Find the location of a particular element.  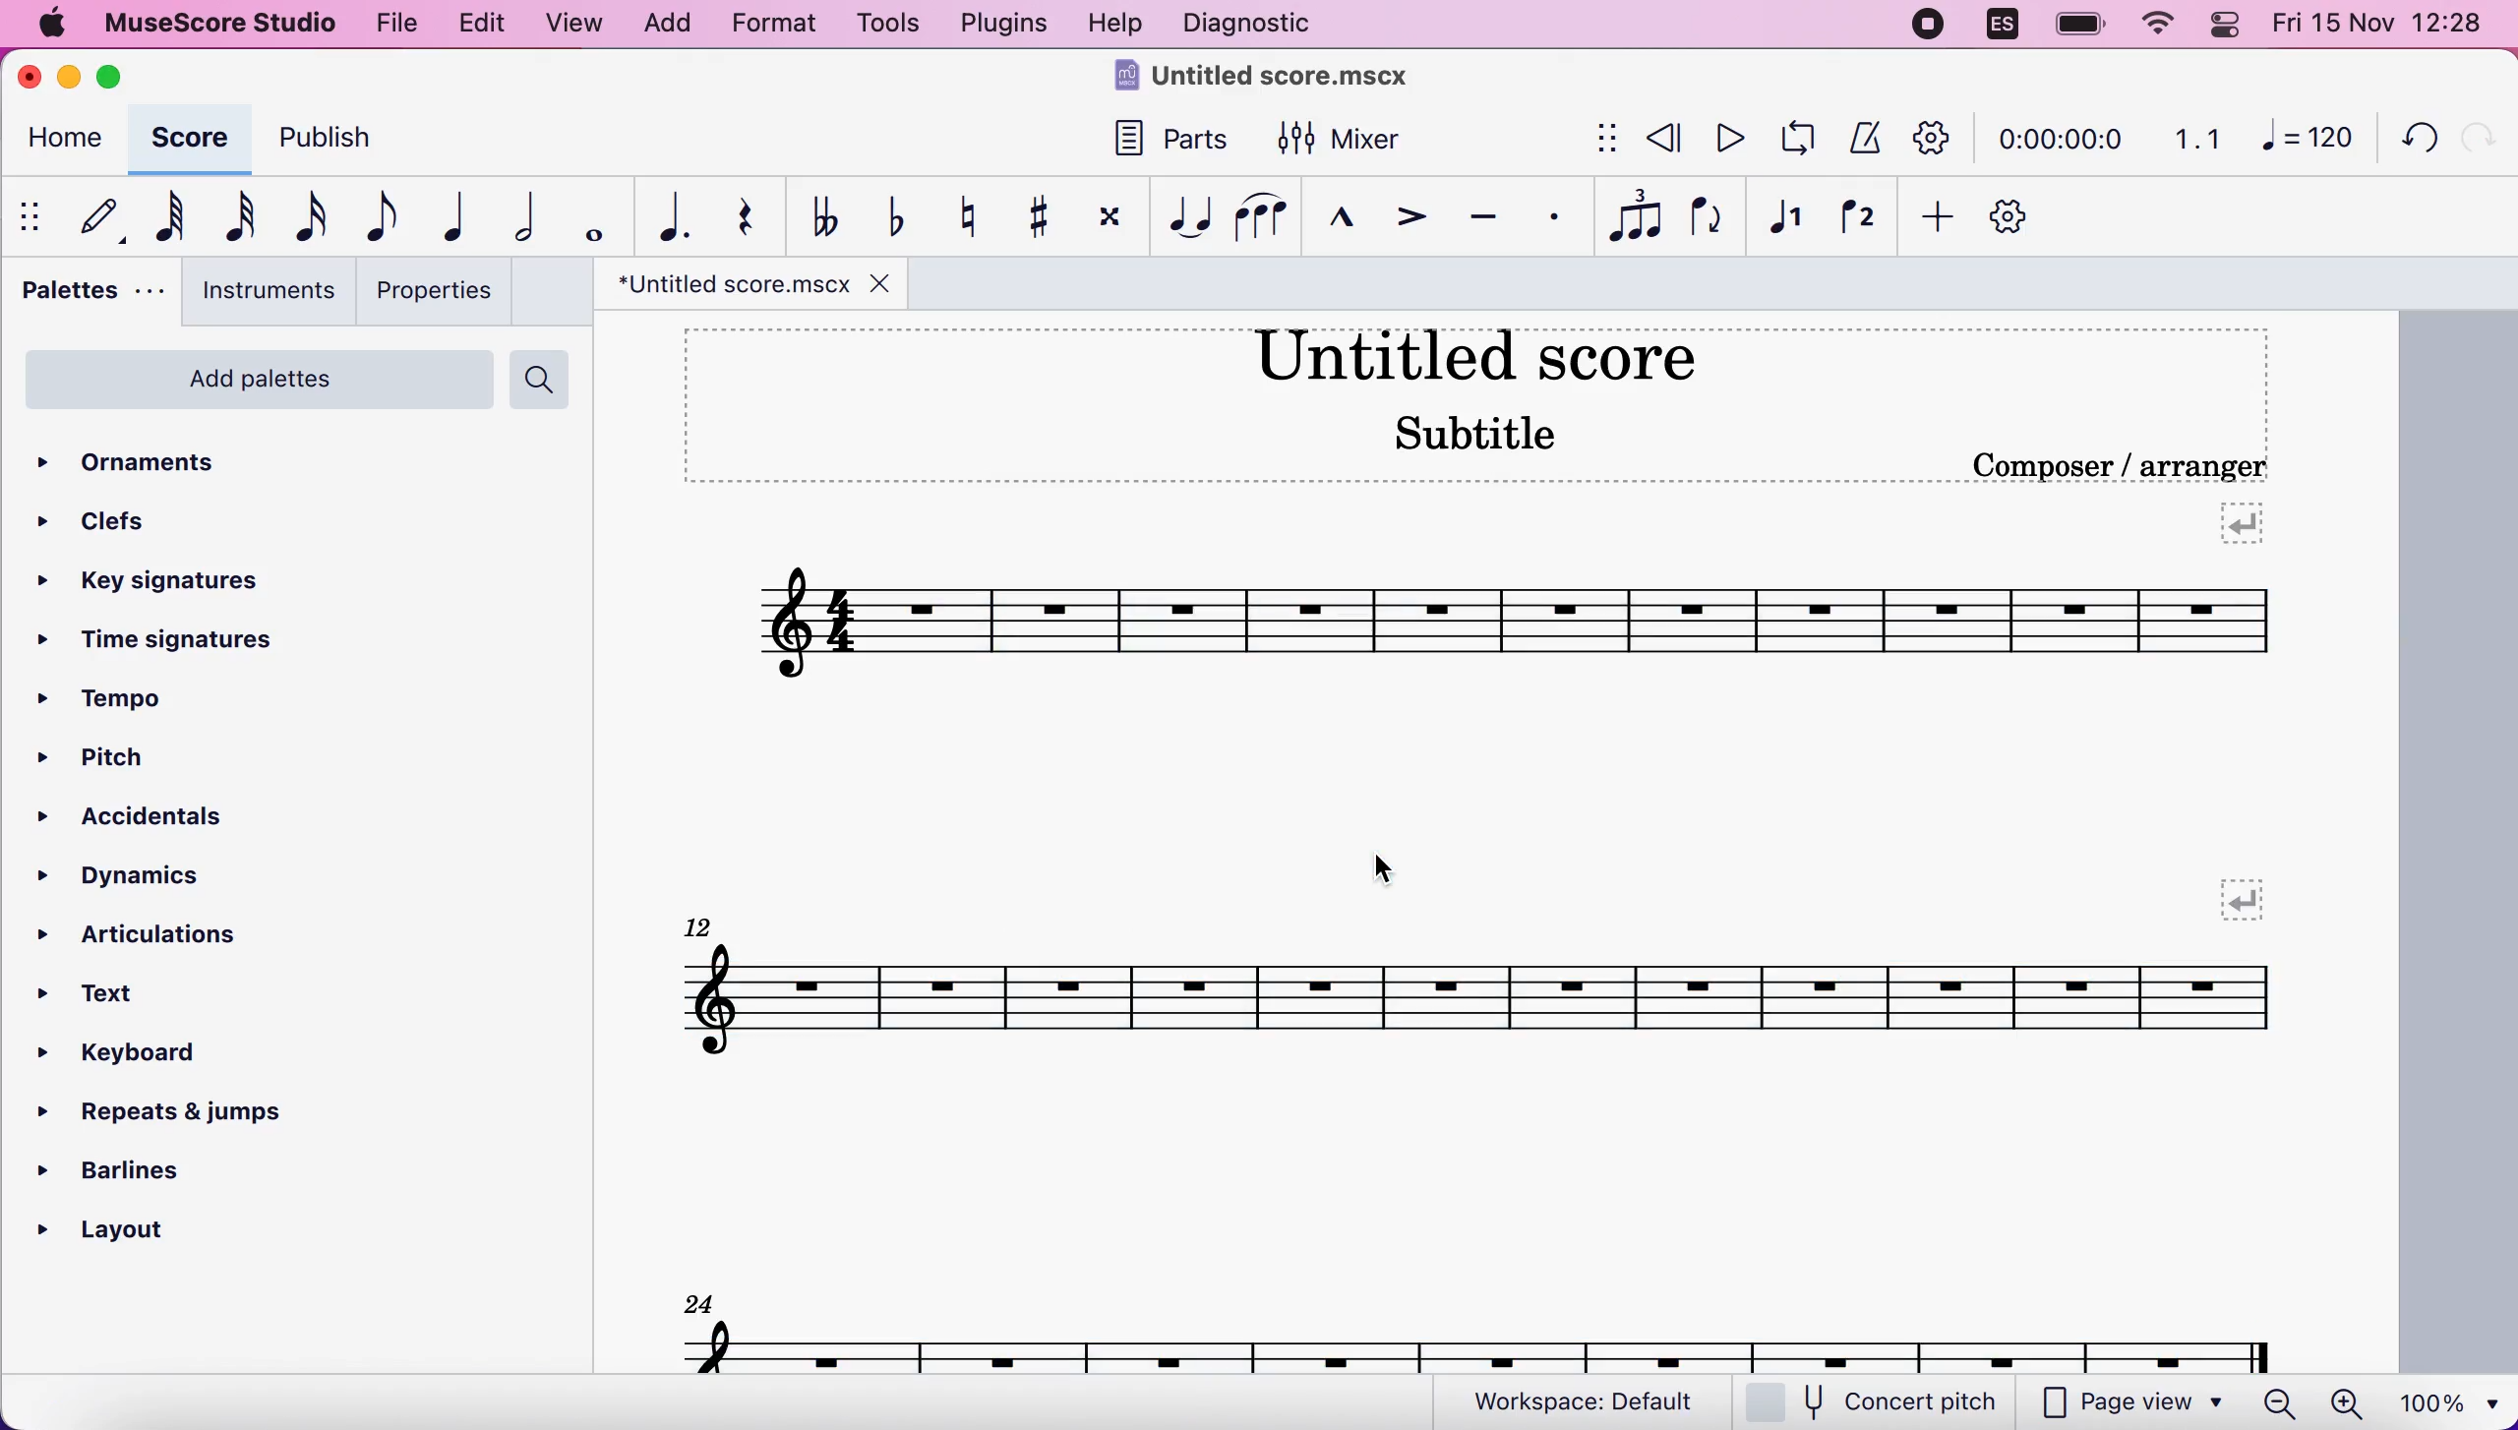

articulations is located at coordinates (154, 931).